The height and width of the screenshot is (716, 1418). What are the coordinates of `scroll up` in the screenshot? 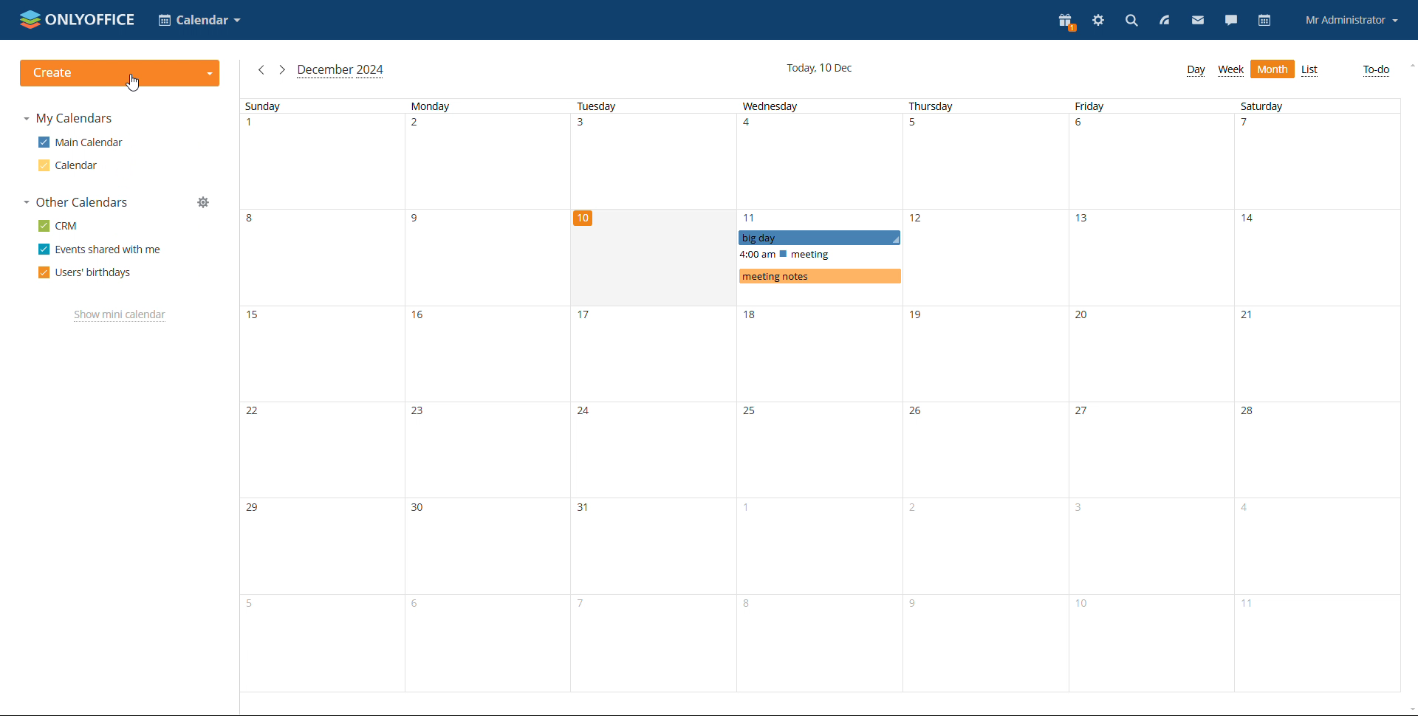 It's located at (1409, 64).